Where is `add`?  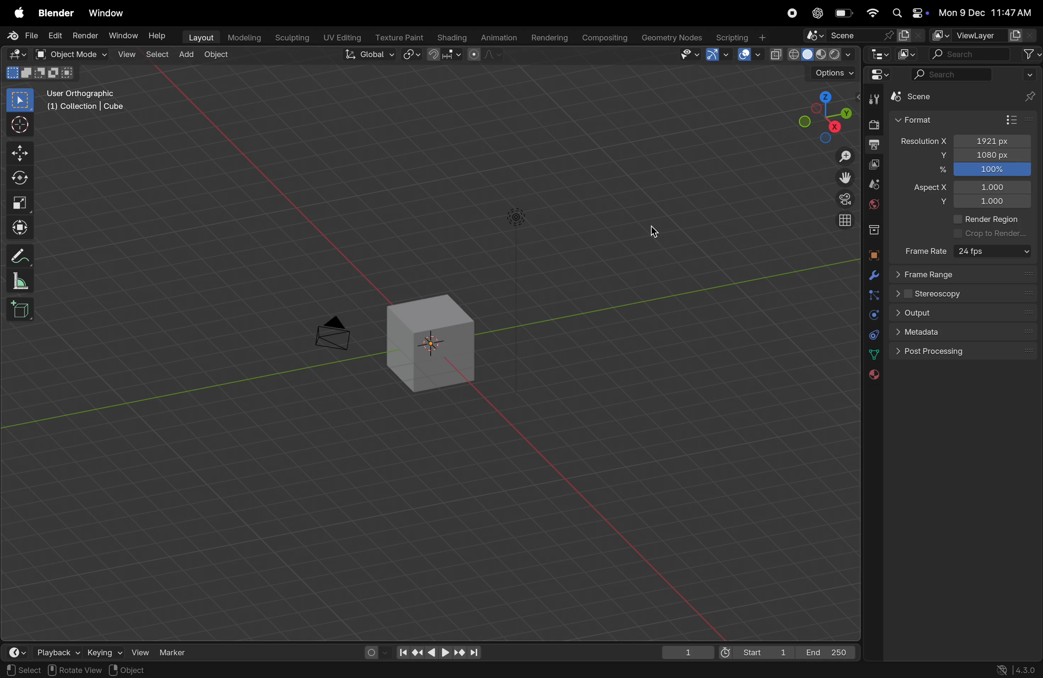
add is located at coordinates (185, 55).